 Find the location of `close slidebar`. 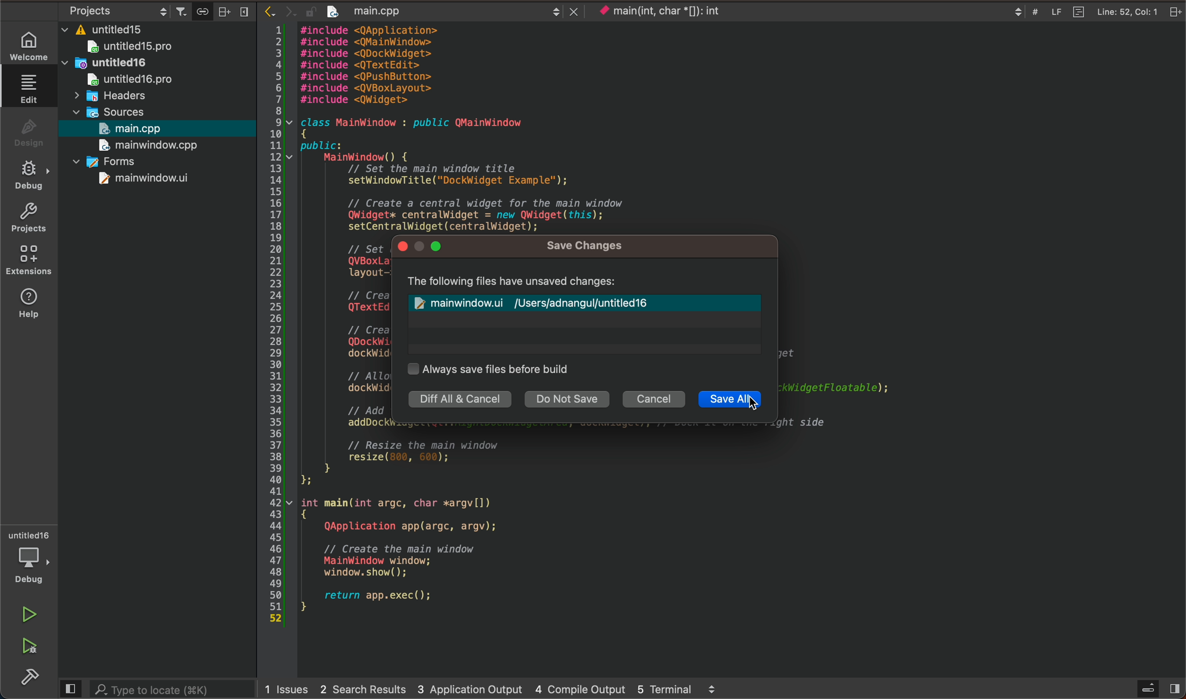

close slidebar is located at coordinates (70, 688).